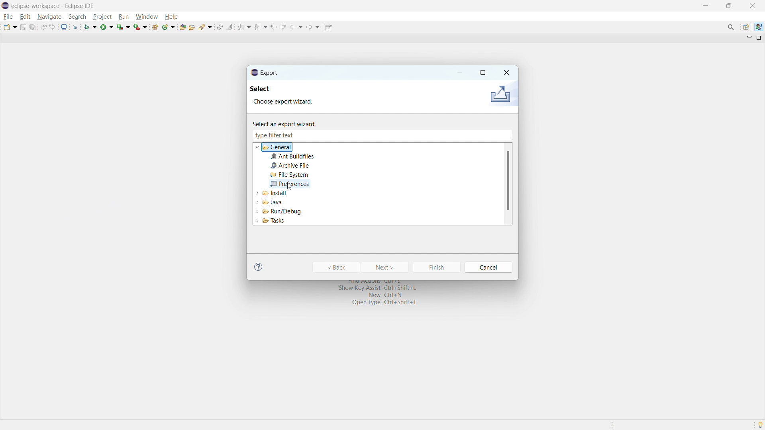  I want to click on close, so click(506, 72).